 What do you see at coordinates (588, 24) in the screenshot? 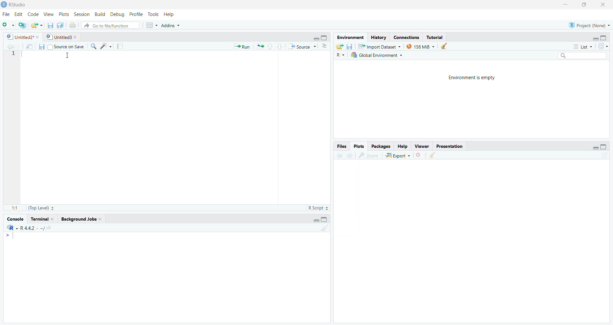
I see `@ Proiect: (None) ~` at bounding box center [588, 24].